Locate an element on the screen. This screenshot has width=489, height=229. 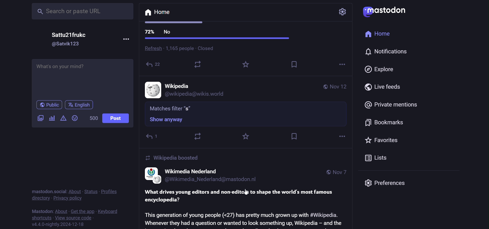
Shared is located at coordinates (155, 66).